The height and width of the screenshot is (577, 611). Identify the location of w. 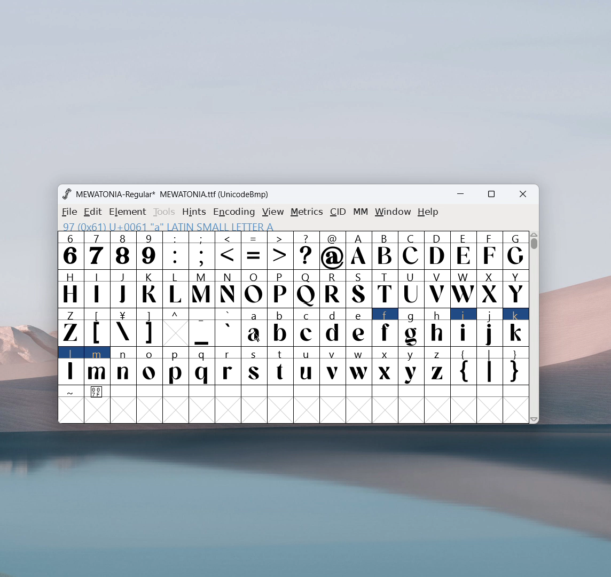
(359, 366).